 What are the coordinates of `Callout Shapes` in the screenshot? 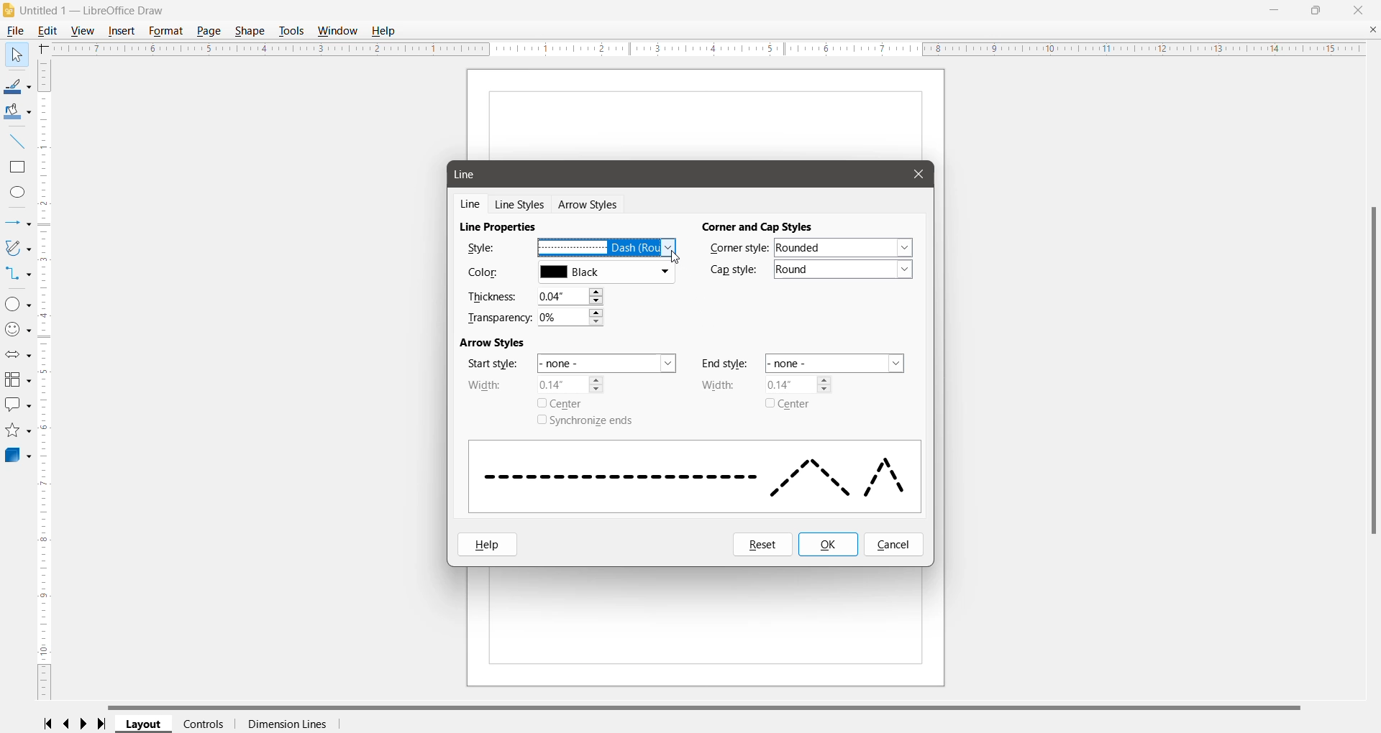 It's located at (18, 405).